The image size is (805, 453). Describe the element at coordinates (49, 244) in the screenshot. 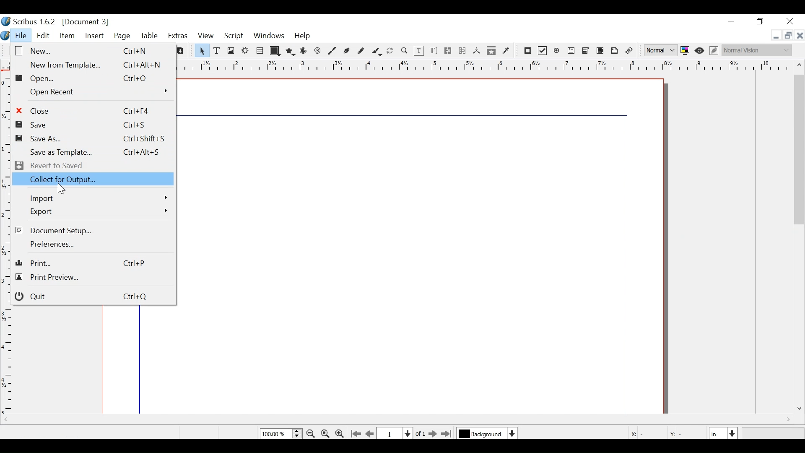

I see `Preferences` at that location.